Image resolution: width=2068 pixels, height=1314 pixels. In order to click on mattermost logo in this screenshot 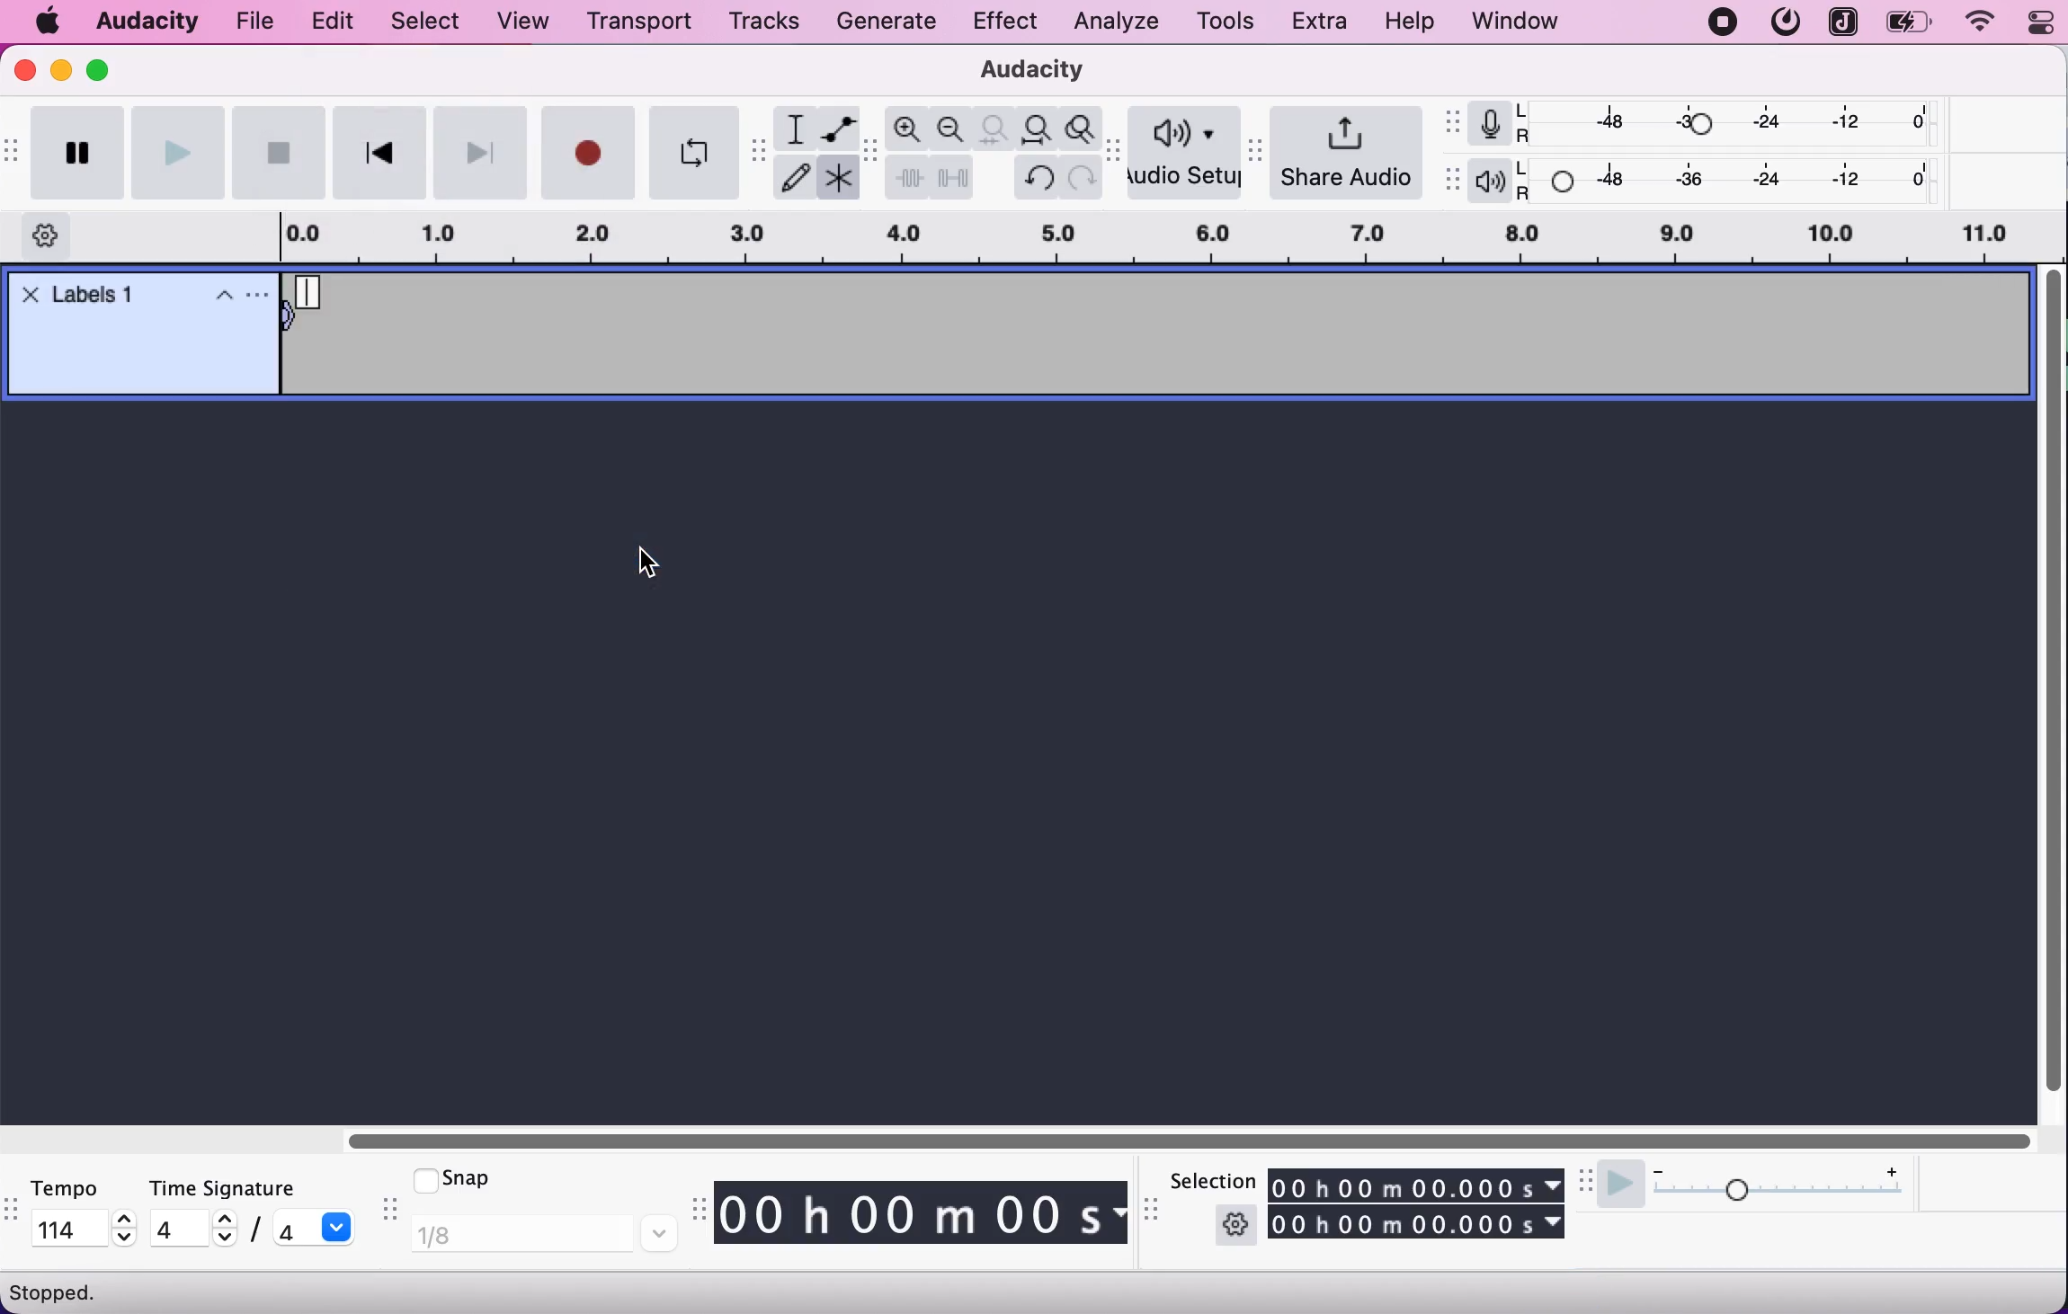, I will do `click(1784, 22)`.